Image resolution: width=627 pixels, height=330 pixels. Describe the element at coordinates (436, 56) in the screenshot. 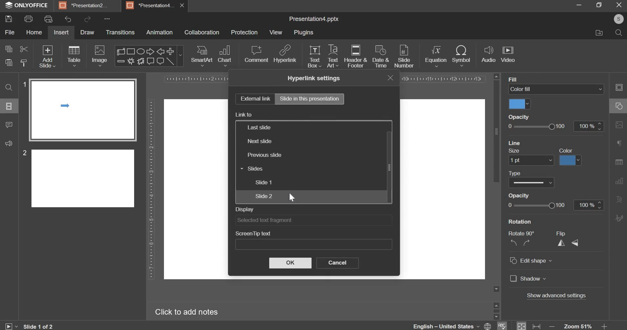

I see `equation` at that location.